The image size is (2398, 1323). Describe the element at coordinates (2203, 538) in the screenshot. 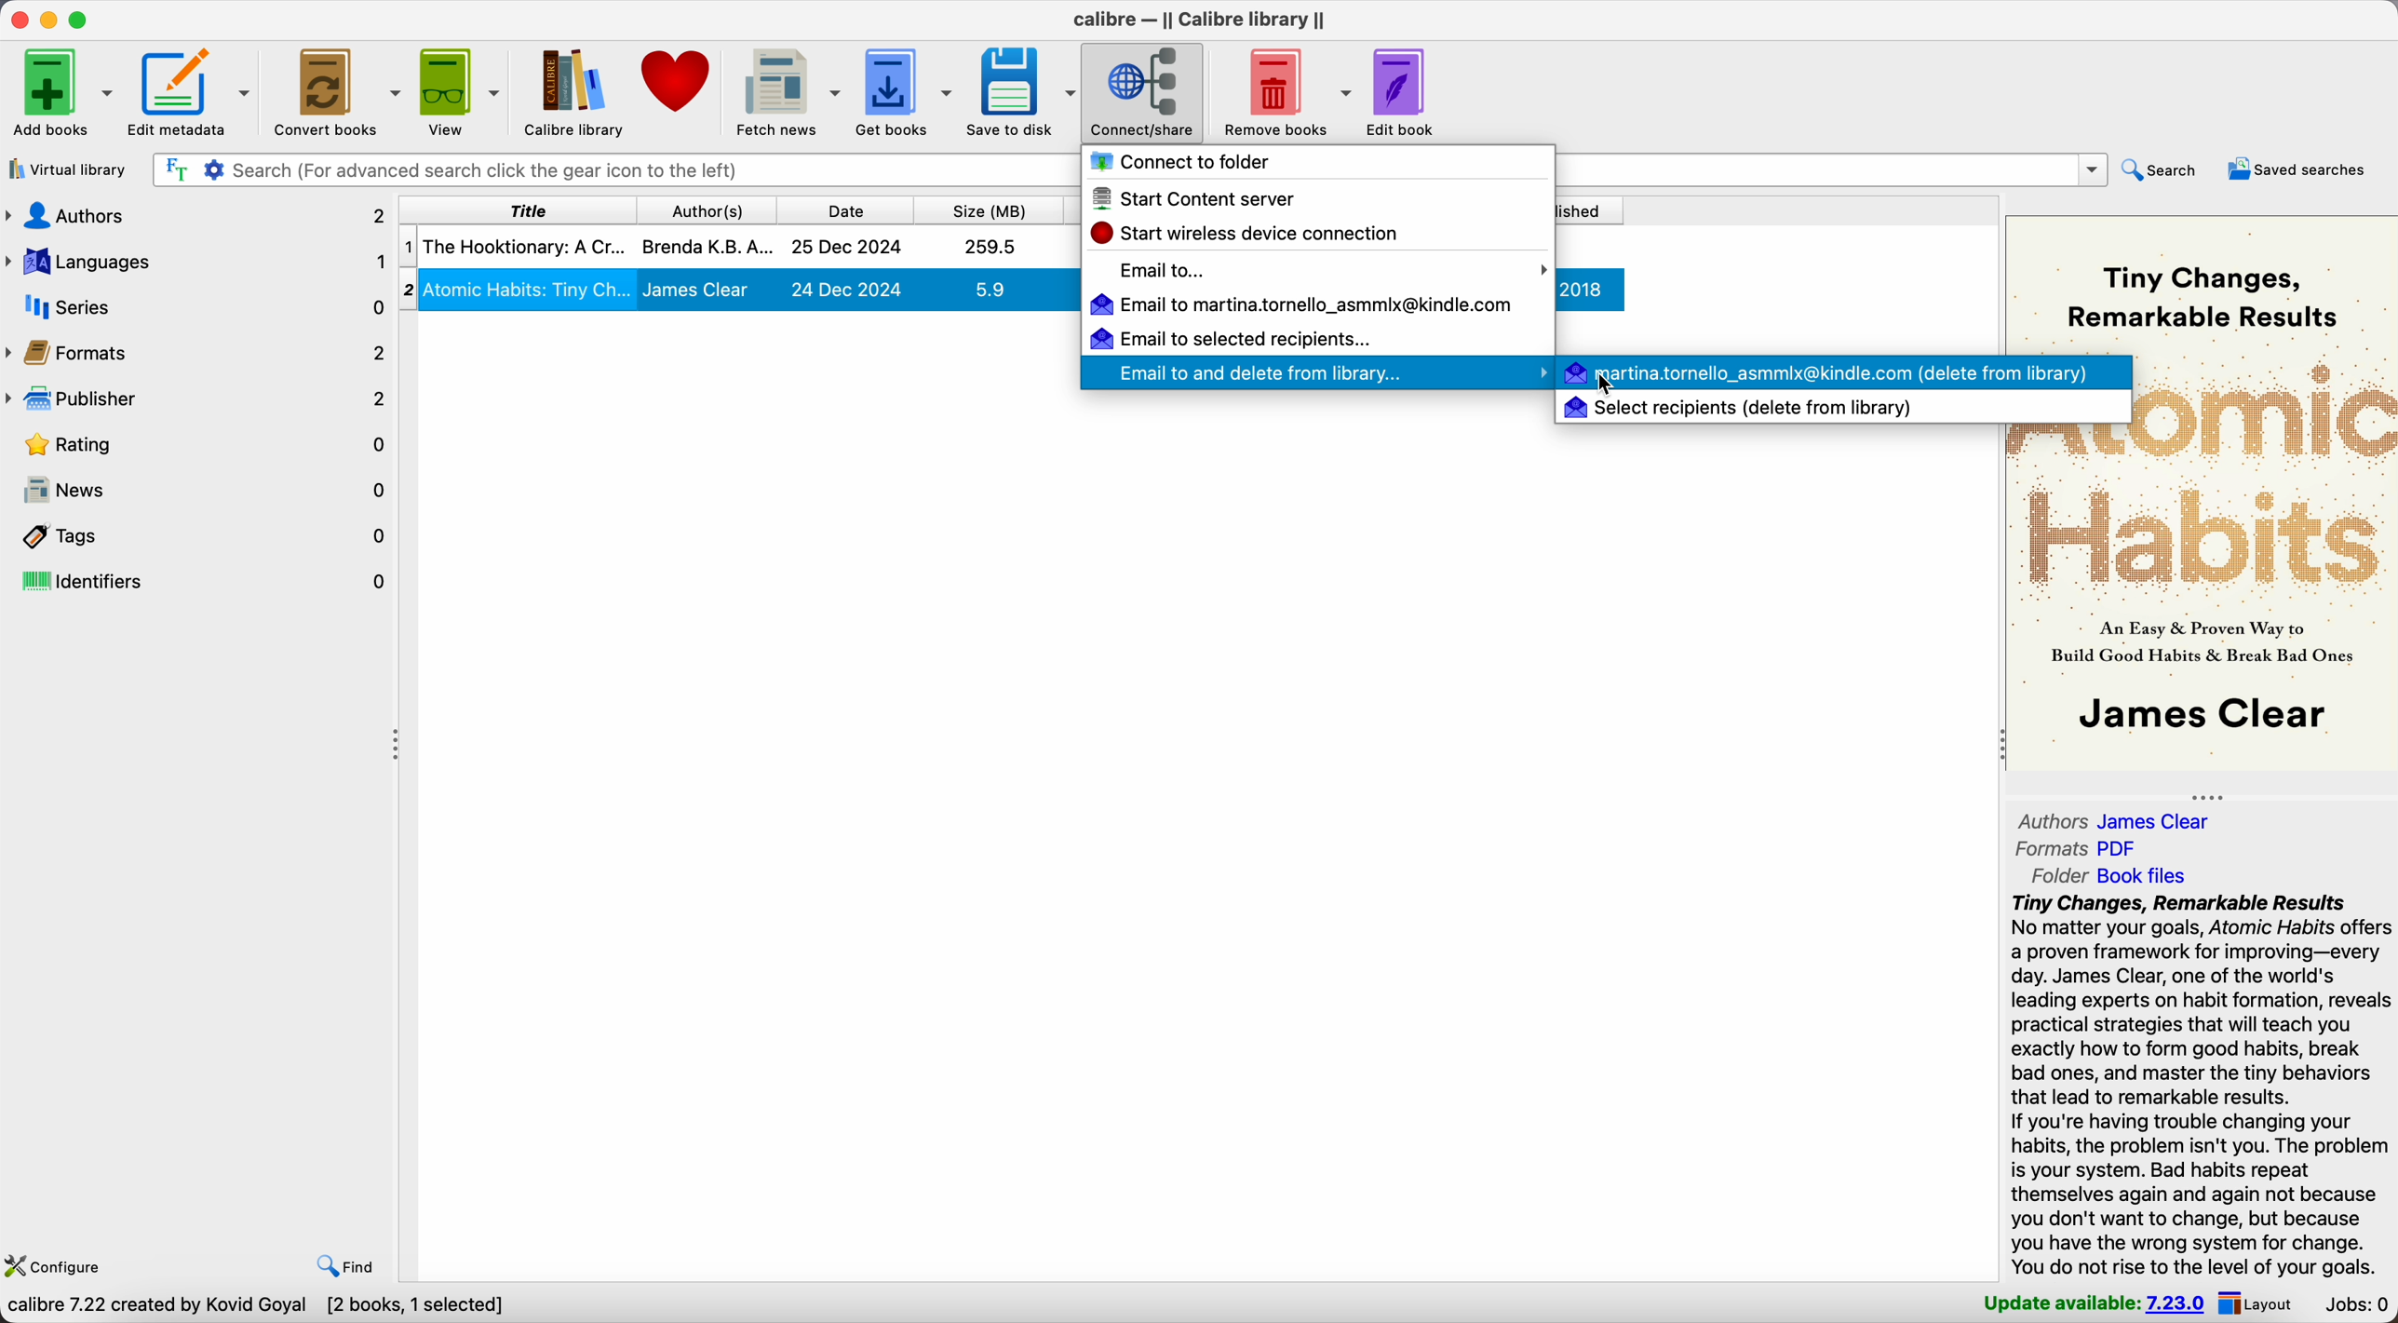

I see `Habits` at that location.